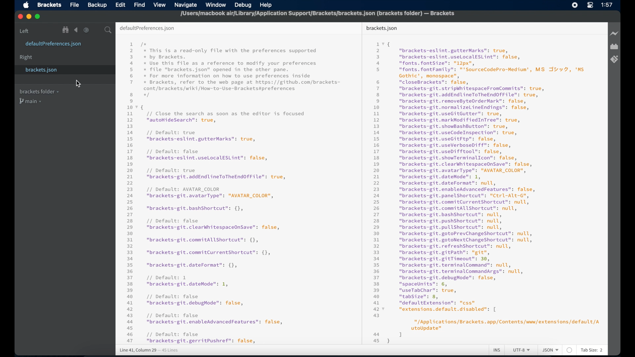 The height and width of the screenshot is (357, 635). What do you see at coordinates (26, 5) in the screenshot?
I see `apple icon` at bounding box center [26, 5].